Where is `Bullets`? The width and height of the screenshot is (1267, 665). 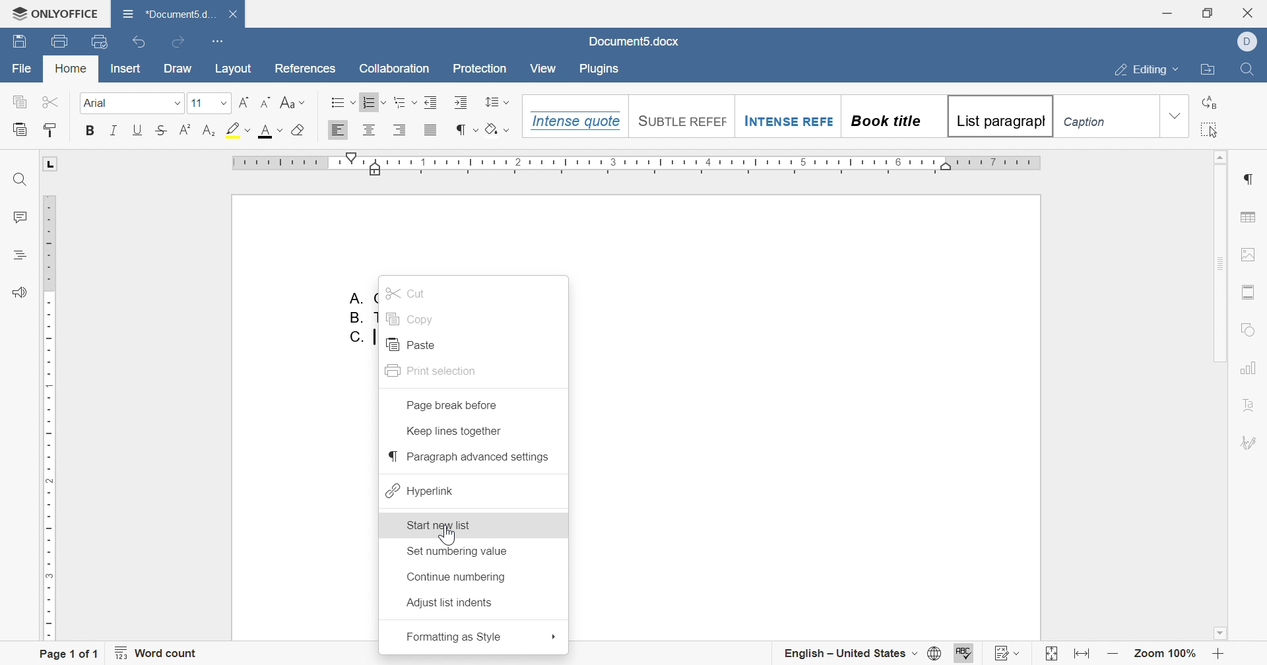 Bullets is located at coordinates (341, 102).